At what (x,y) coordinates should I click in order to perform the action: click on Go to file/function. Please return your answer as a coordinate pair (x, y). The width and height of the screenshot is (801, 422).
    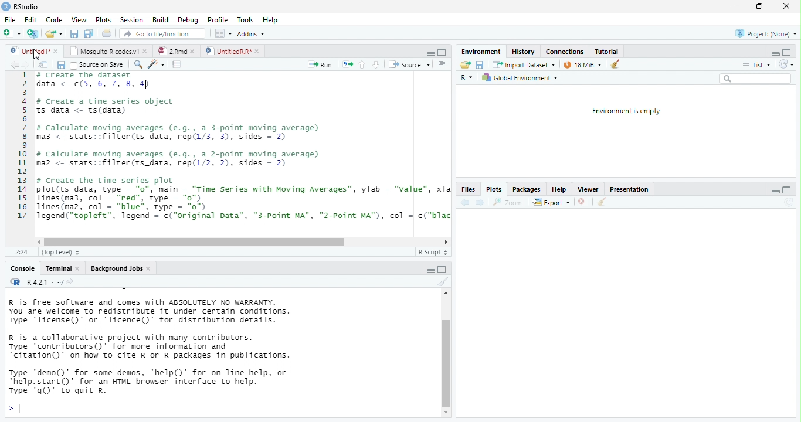
    Looking at the image, I should click on (160, 33).